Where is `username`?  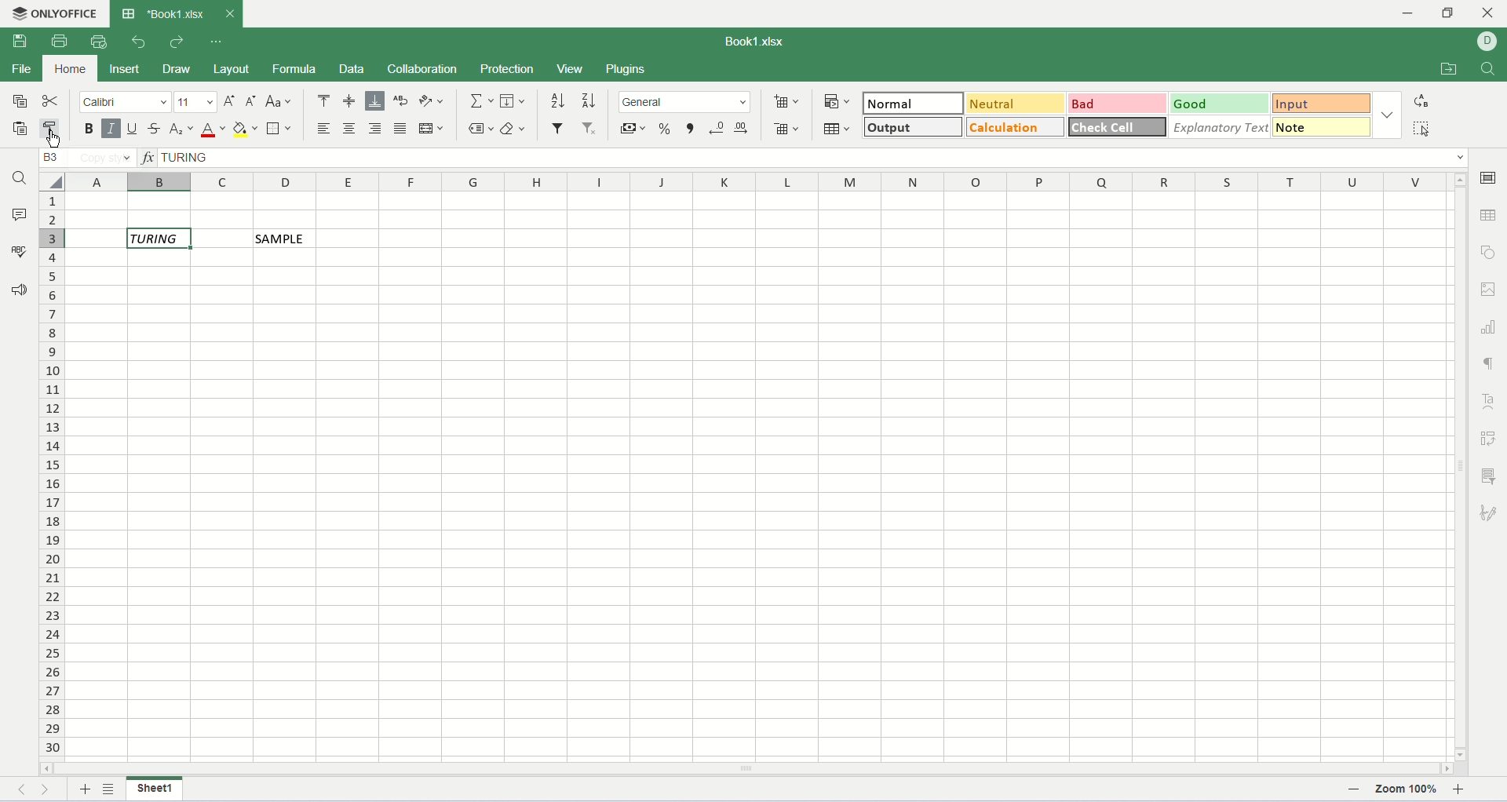 username is located at coordinates (1487, 42).